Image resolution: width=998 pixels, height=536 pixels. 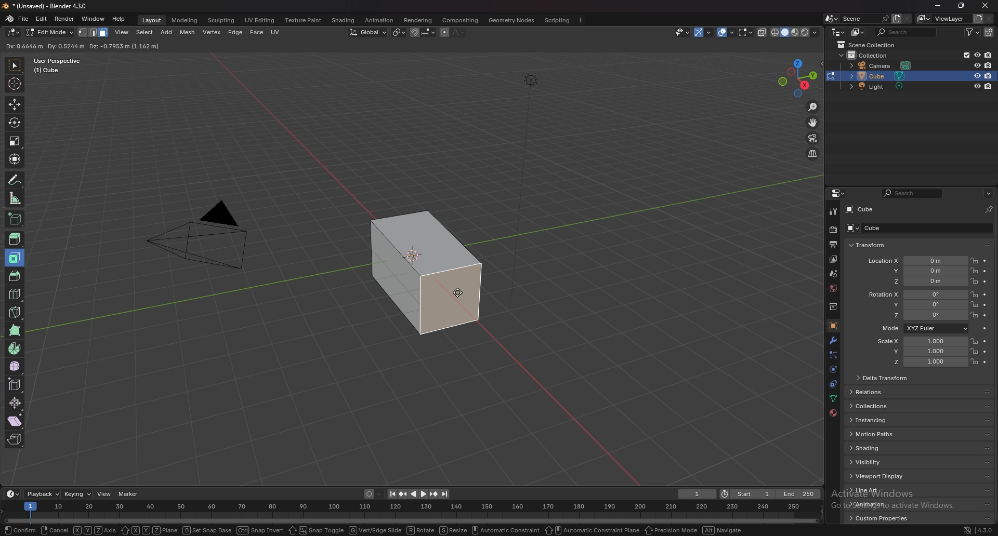 What do you see at coordinates (15, 123) in the screenshot?
I see `rotate` at bounding box center [15, 123].